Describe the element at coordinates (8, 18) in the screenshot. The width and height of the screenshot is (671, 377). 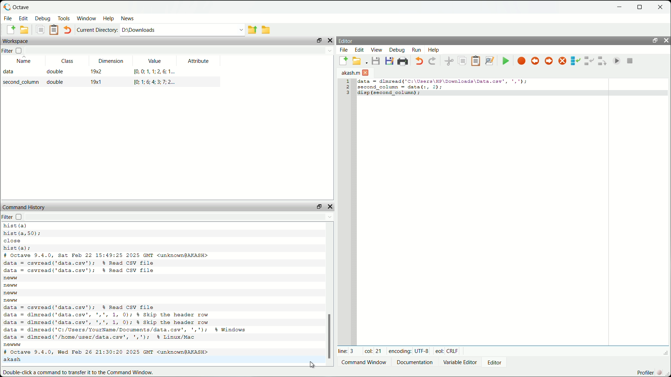
I see `file` at that location.